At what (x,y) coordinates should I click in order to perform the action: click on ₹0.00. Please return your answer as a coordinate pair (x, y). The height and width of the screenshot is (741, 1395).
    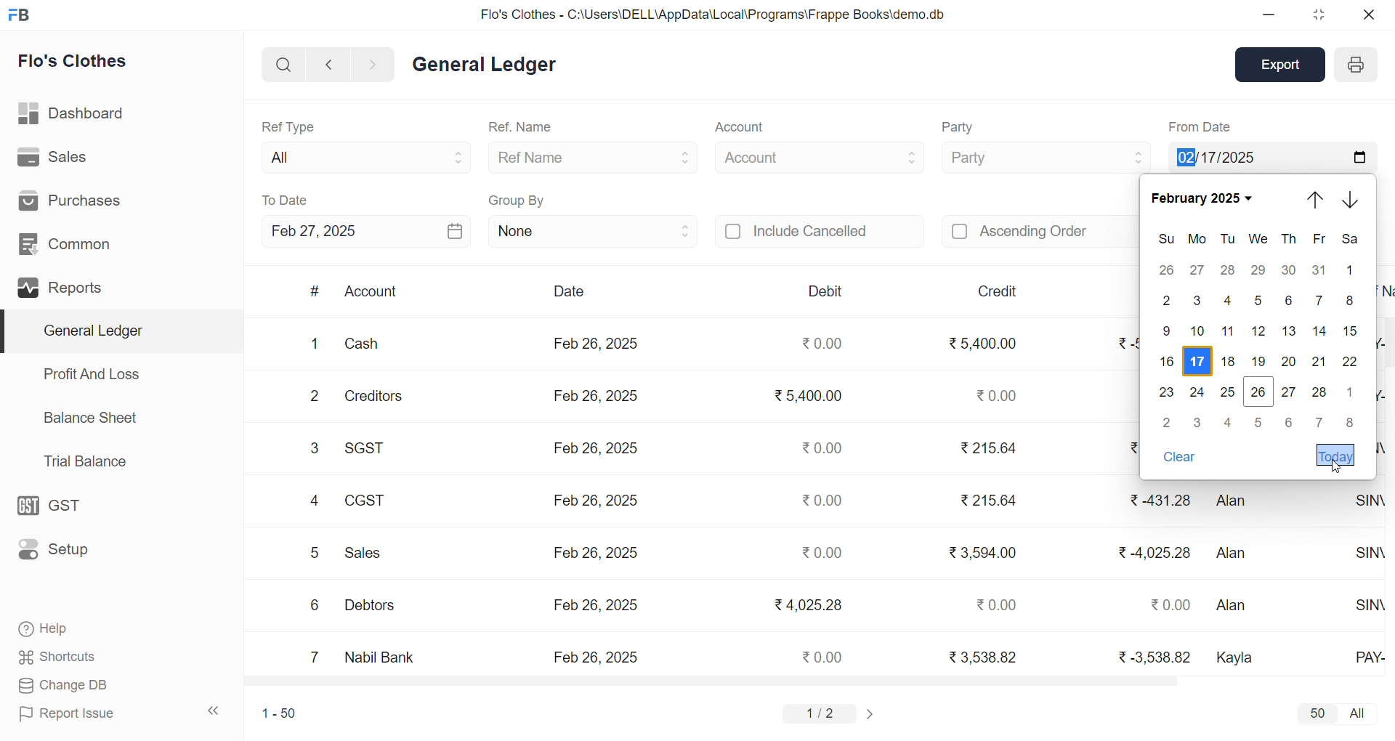
    Looking at the image, I should click on (820, 448).